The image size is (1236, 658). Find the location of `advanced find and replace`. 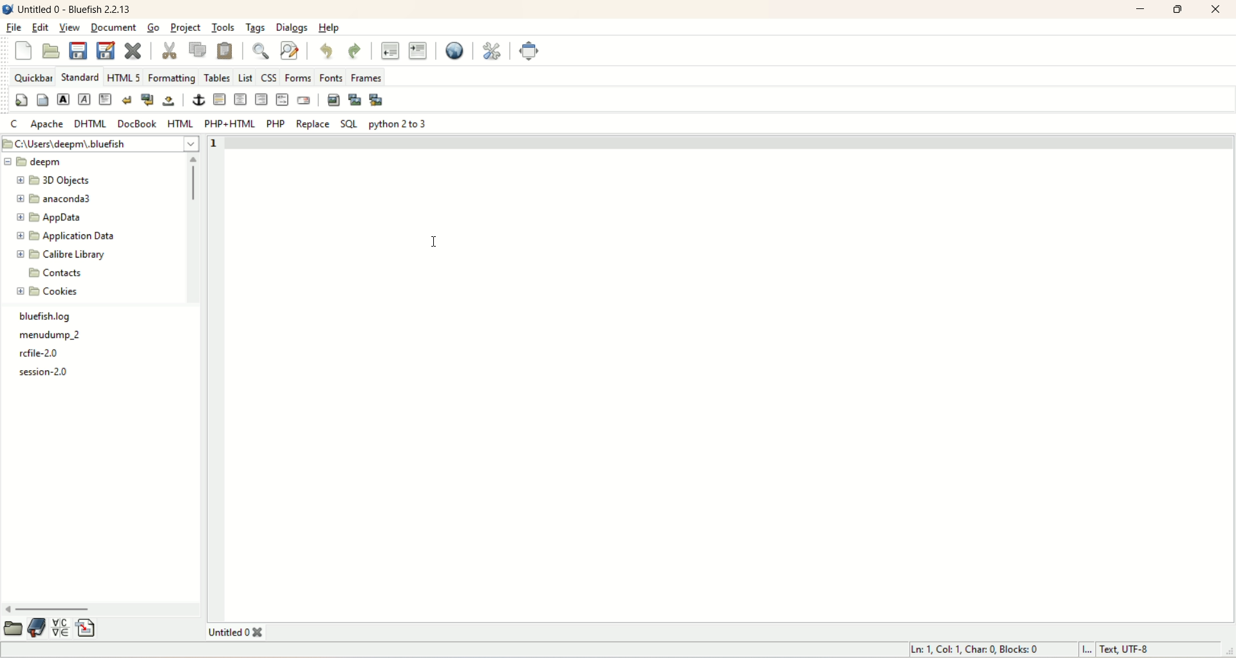

advanced find and replace is located at coordinates (288, 50).